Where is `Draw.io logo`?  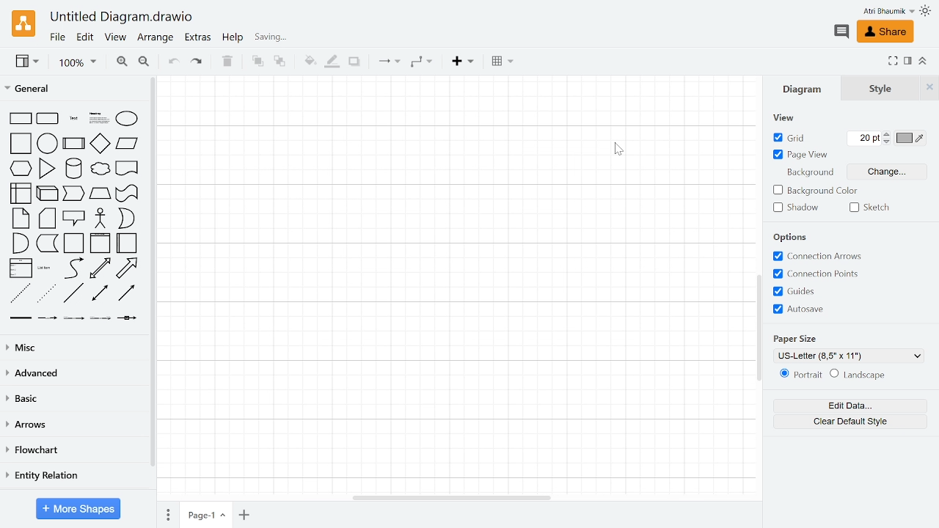 Draw.io logo is located at coordinates (22, 23).